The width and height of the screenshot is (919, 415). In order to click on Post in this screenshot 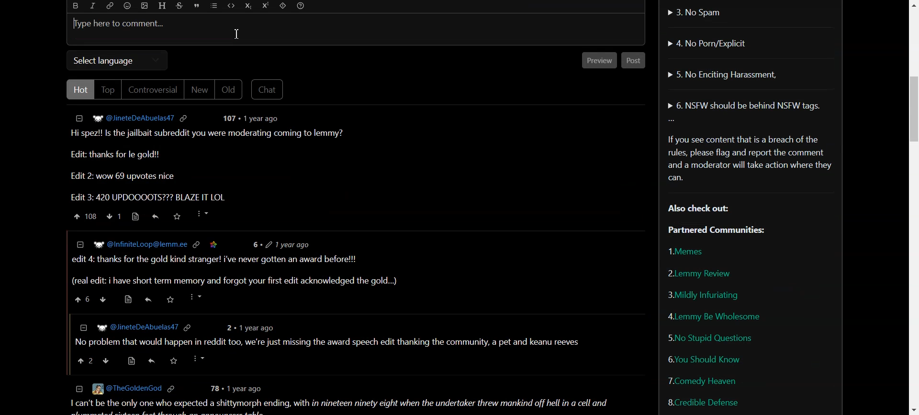, I will do `click(634, 60)`.